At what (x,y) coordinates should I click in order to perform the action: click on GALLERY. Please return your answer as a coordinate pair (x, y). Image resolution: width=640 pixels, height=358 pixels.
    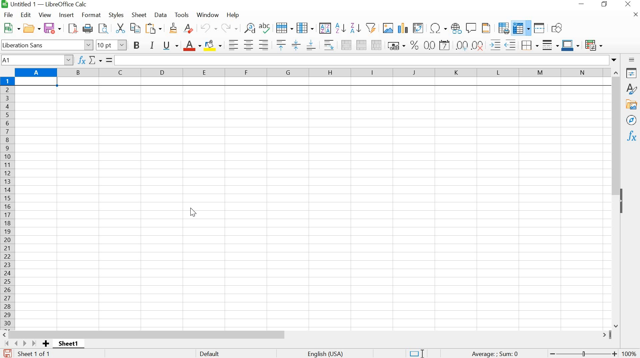
    Looking at the image, I should click on (632, 105).